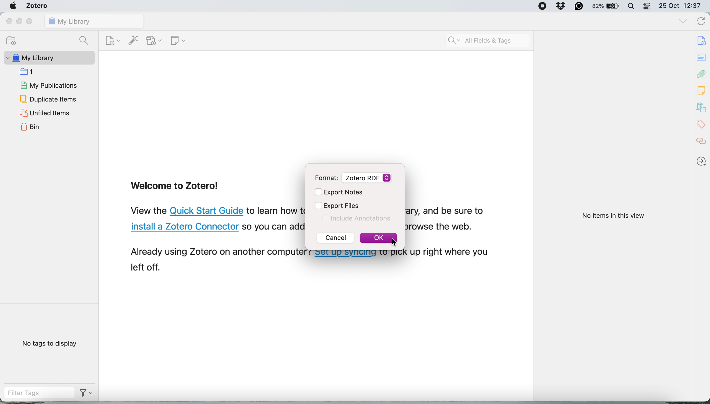  Describe the element at coordinates (8, 21) in the screenshot. I see `close` at that location.